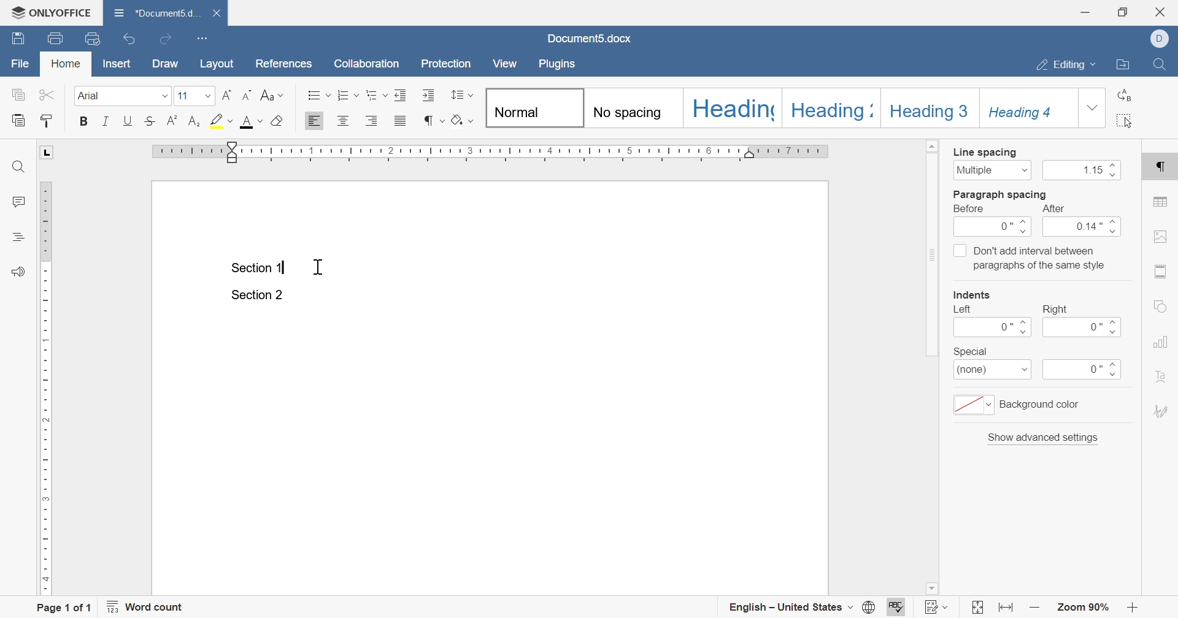 This screenshot has width=1178, height=618. Describe the element at coordinates (1007, 609) in the screenshot. I see `fit to width` at that location.